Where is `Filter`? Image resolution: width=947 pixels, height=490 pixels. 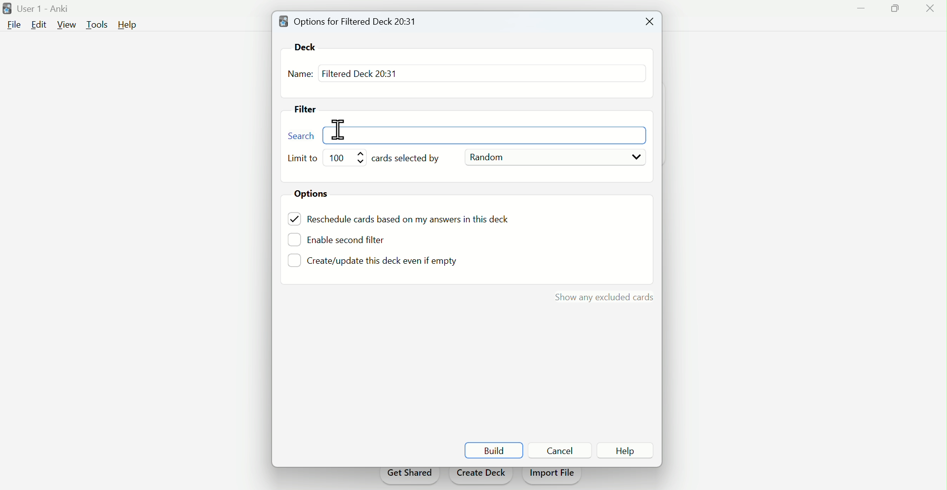 Filter is located at coordinates (310, 110).